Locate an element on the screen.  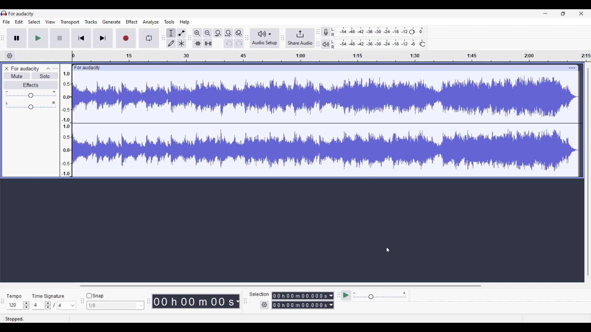
Enable looping is located at coordinates (149, 38).